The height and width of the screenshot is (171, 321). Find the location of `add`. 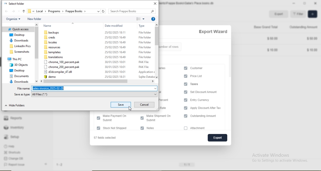

add is located at coordinates (312, 14).